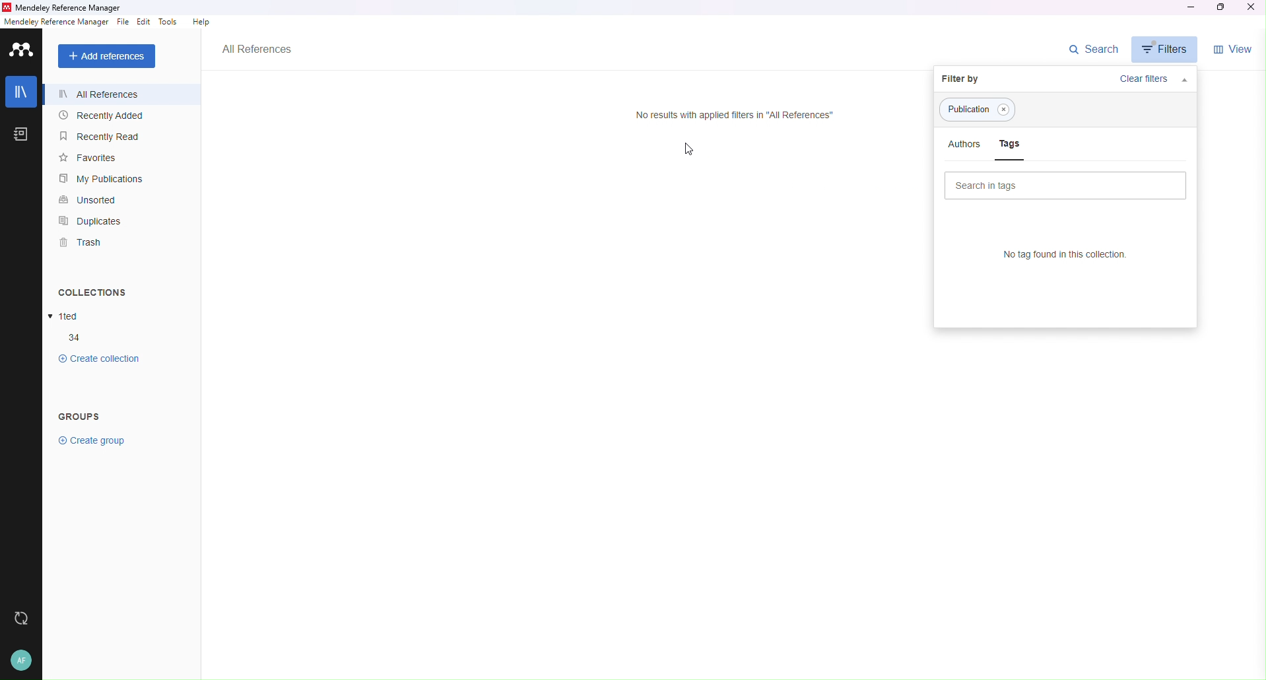  What do you see at coordinates (1189, 7) in the screenshot?
I see `Minimize` at bounding box center [1189, 7].